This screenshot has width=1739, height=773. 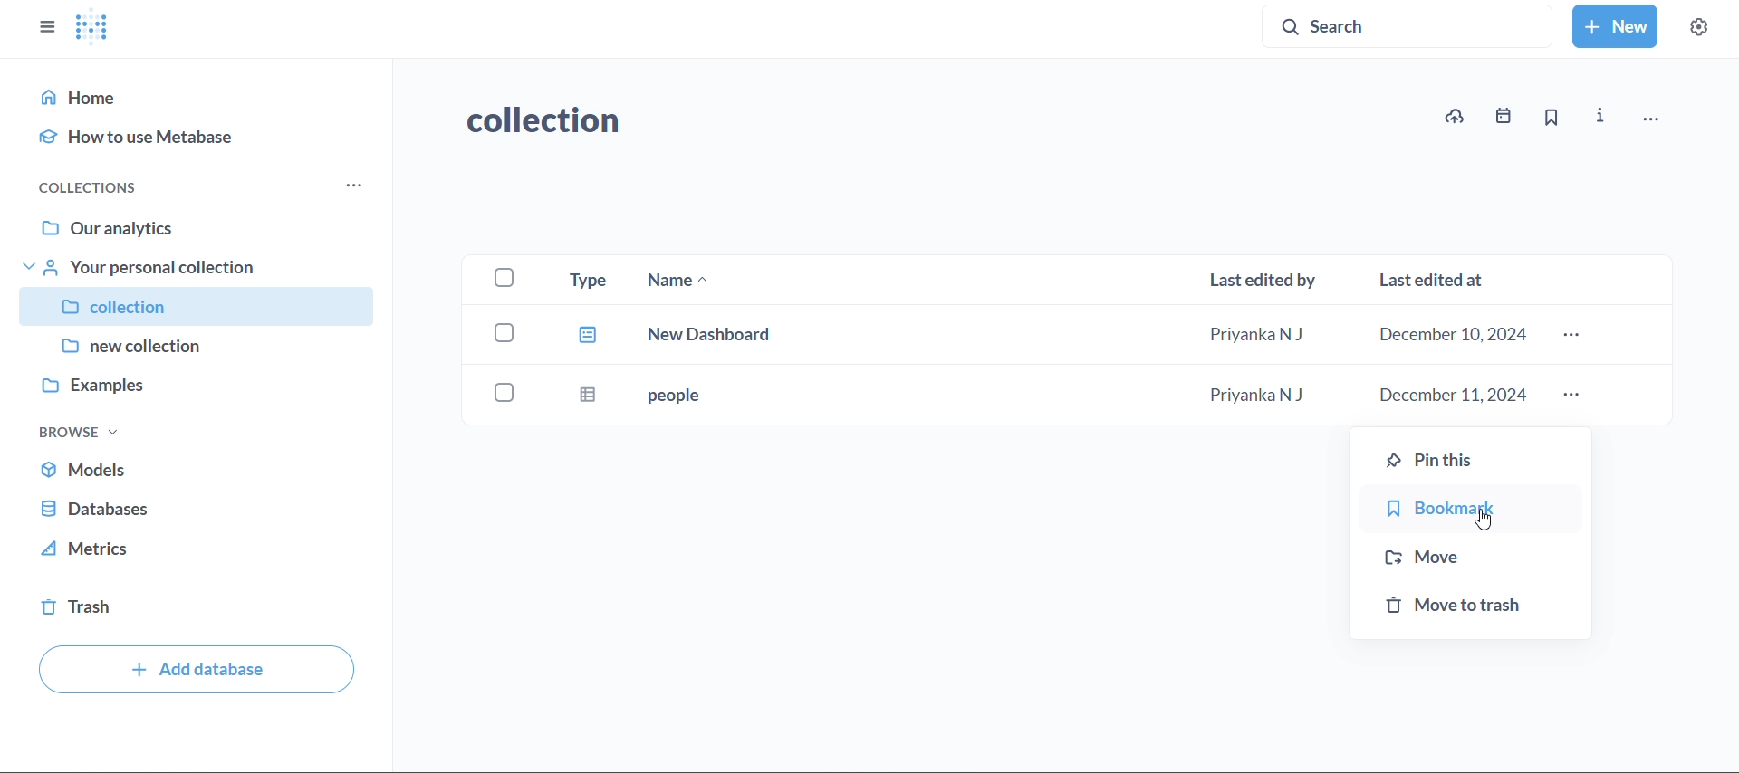 I want to click on upload to collection, so click(x=1455, y=118).